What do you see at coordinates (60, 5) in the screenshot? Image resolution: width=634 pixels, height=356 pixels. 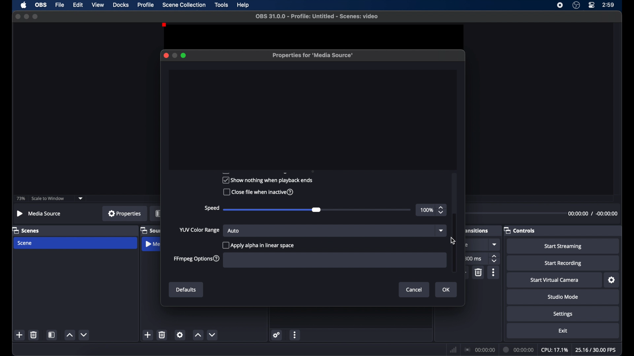 I see `file` at bounding box center [60, 5].